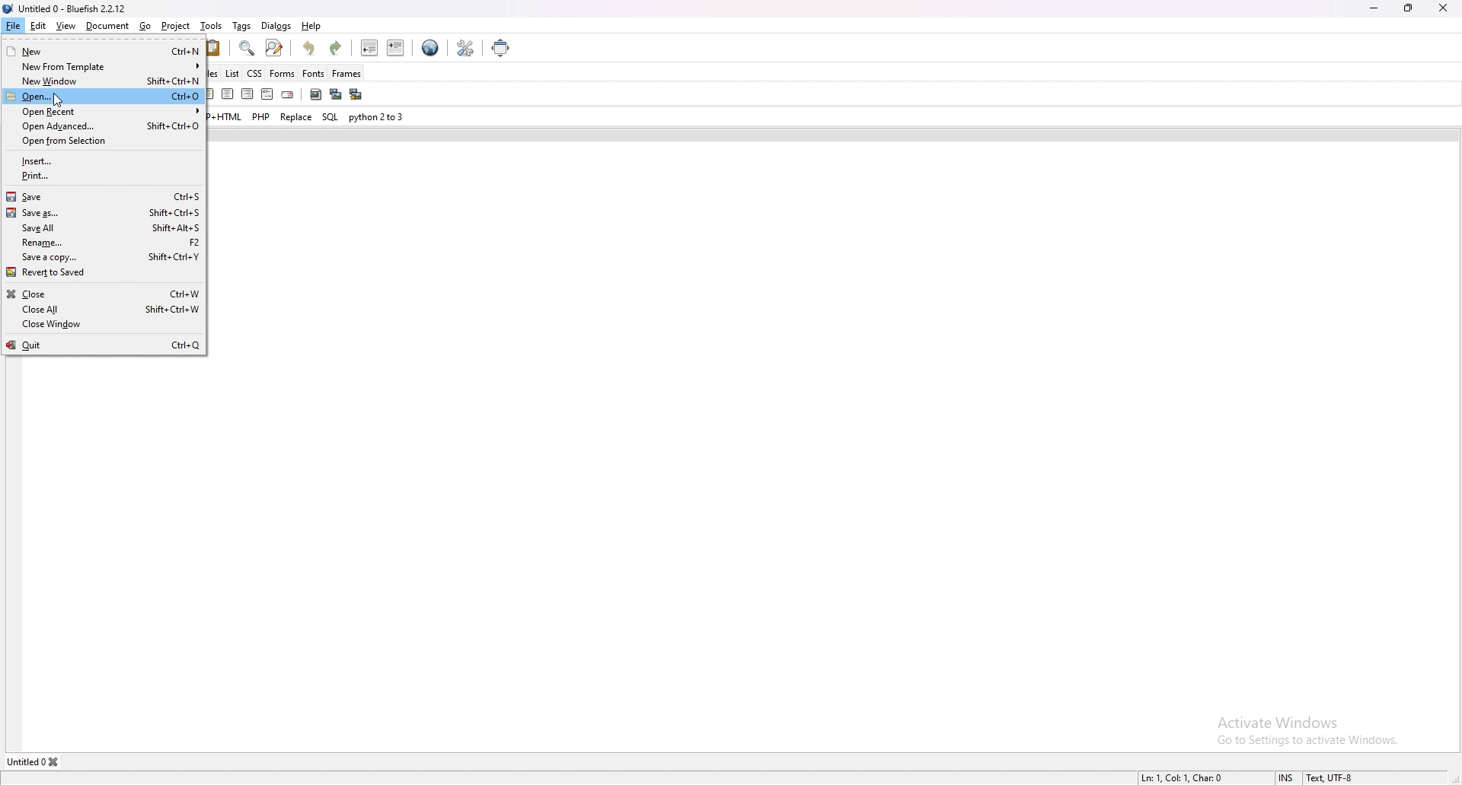  Describe the element at coordinates (56, 227) in the screenshot. I see `save all` at that location.